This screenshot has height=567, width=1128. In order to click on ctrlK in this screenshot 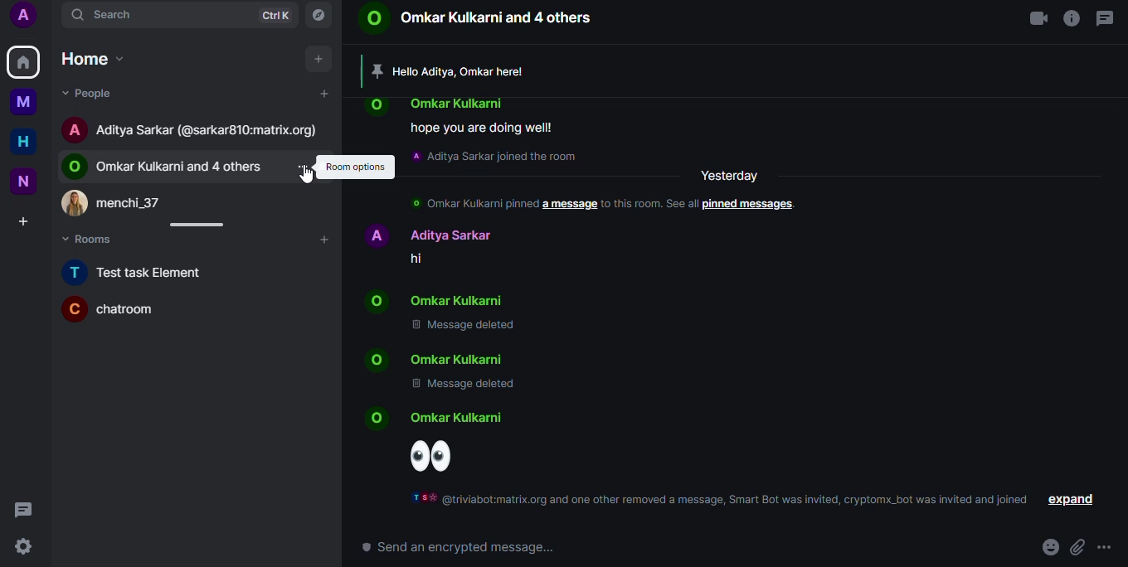, I will do `click(275, 16)`.